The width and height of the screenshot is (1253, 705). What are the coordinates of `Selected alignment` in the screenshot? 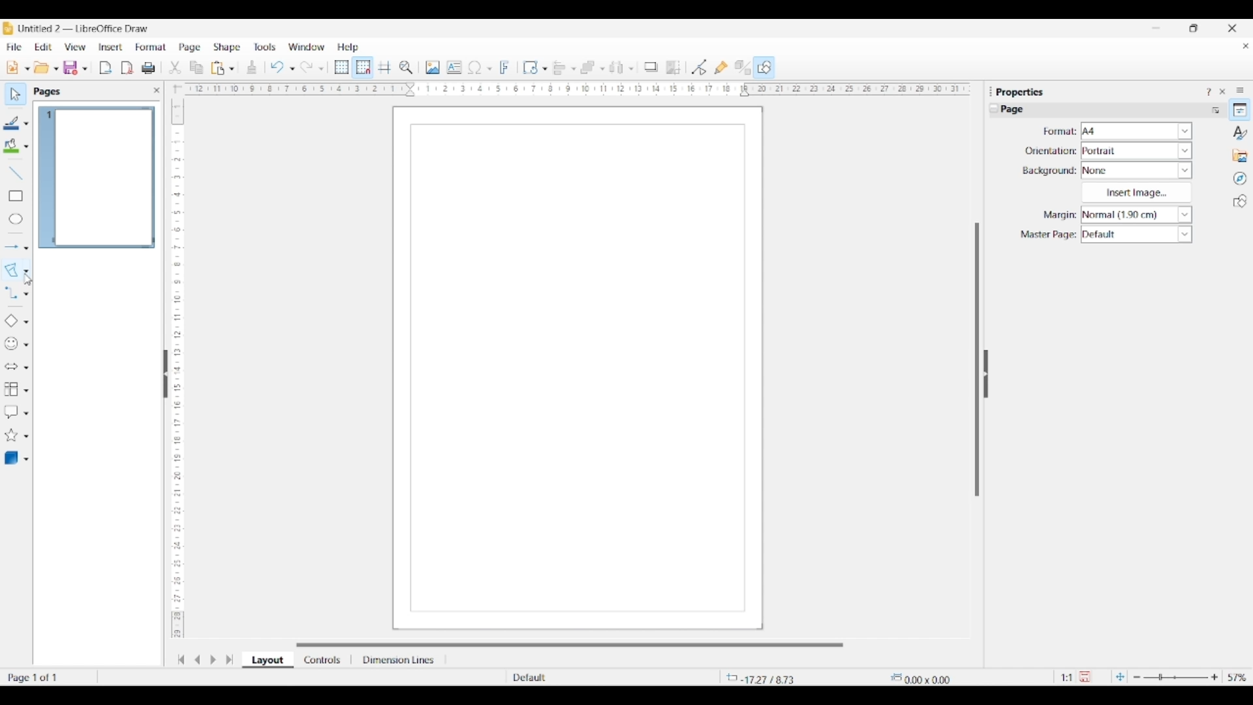 It's located at (557, 67).